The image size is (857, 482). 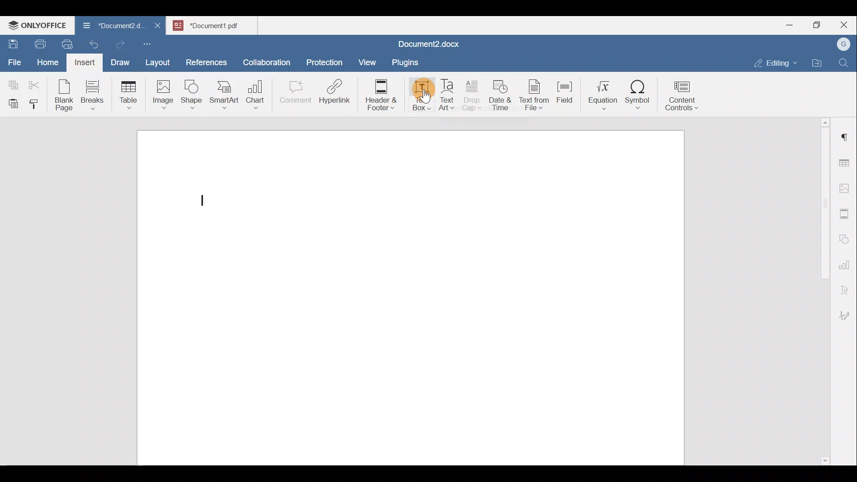 What do you see at coordinates (565, 91) in the screenshot?
I see `Field` at bounding box center [565, 91].